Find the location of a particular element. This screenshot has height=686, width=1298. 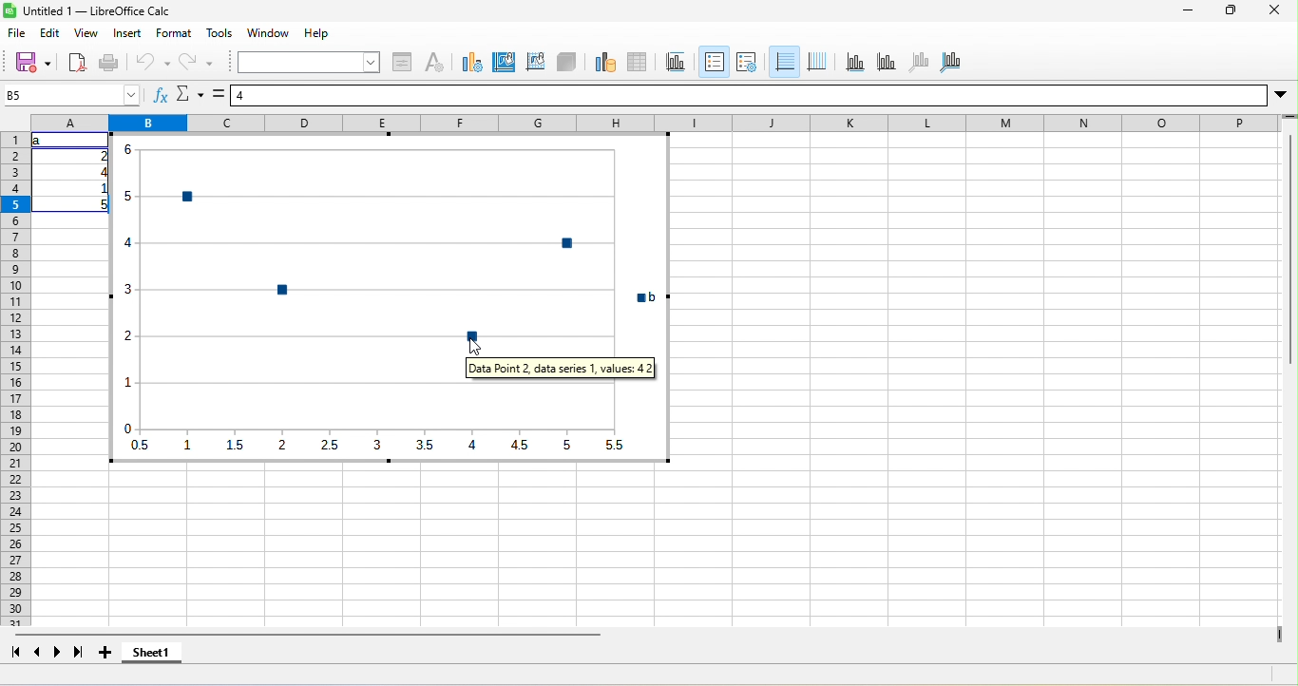

horizontal scroll bar is located at coordinates (307, 635).